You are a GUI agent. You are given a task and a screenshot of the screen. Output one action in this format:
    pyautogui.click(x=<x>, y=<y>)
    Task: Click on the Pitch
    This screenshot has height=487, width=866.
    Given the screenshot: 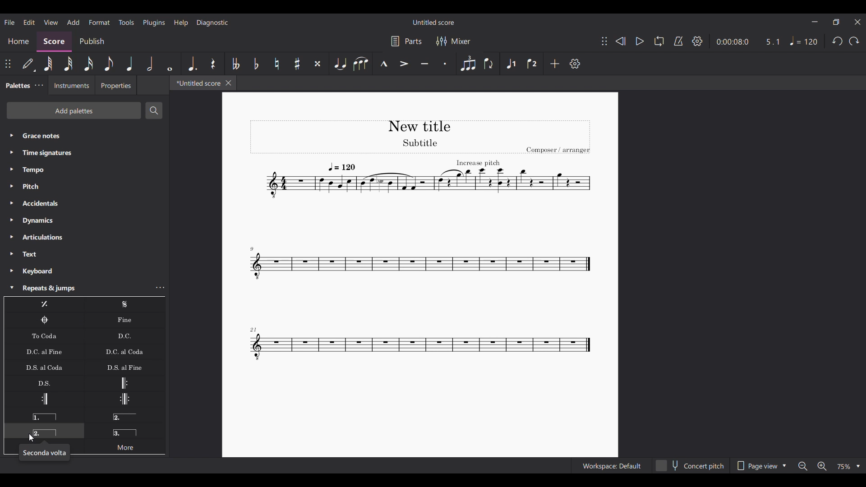 What is the action you would take?
    pyautogui.click(x=84, y=186)
    